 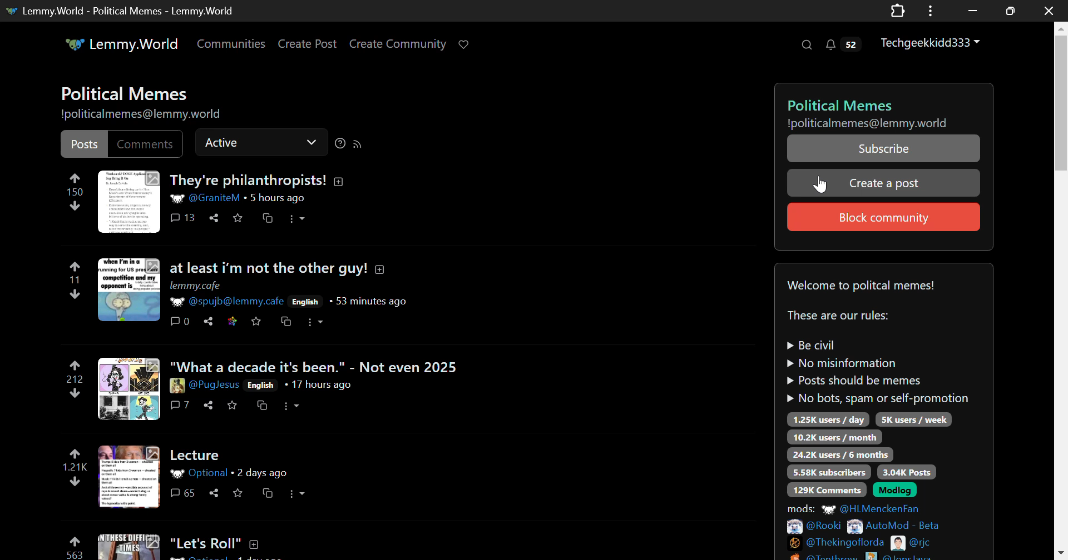 I want to click on Lemmy.World, so click(x=121, y=43).